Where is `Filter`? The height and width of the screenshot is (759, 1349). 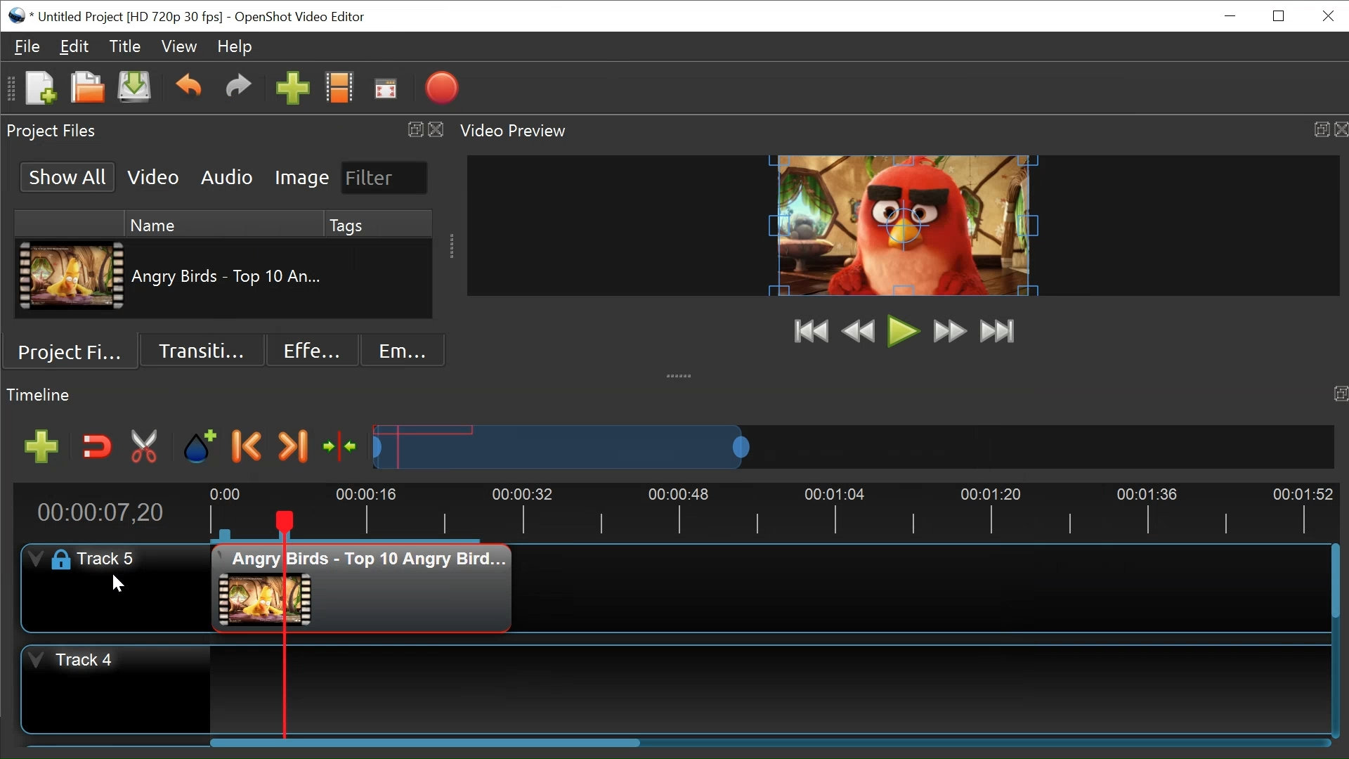
Filter is located at coordinates (385, 178).